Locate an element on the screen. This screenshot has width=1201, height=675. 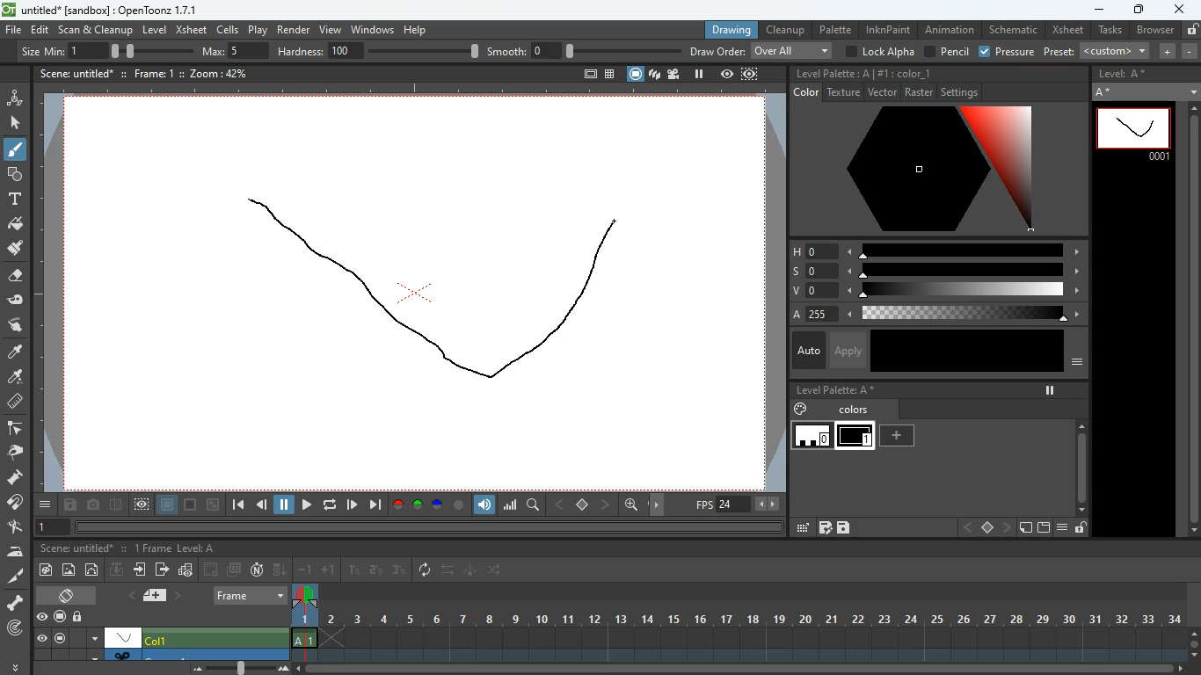
graph is located at coordinates (510, 504).